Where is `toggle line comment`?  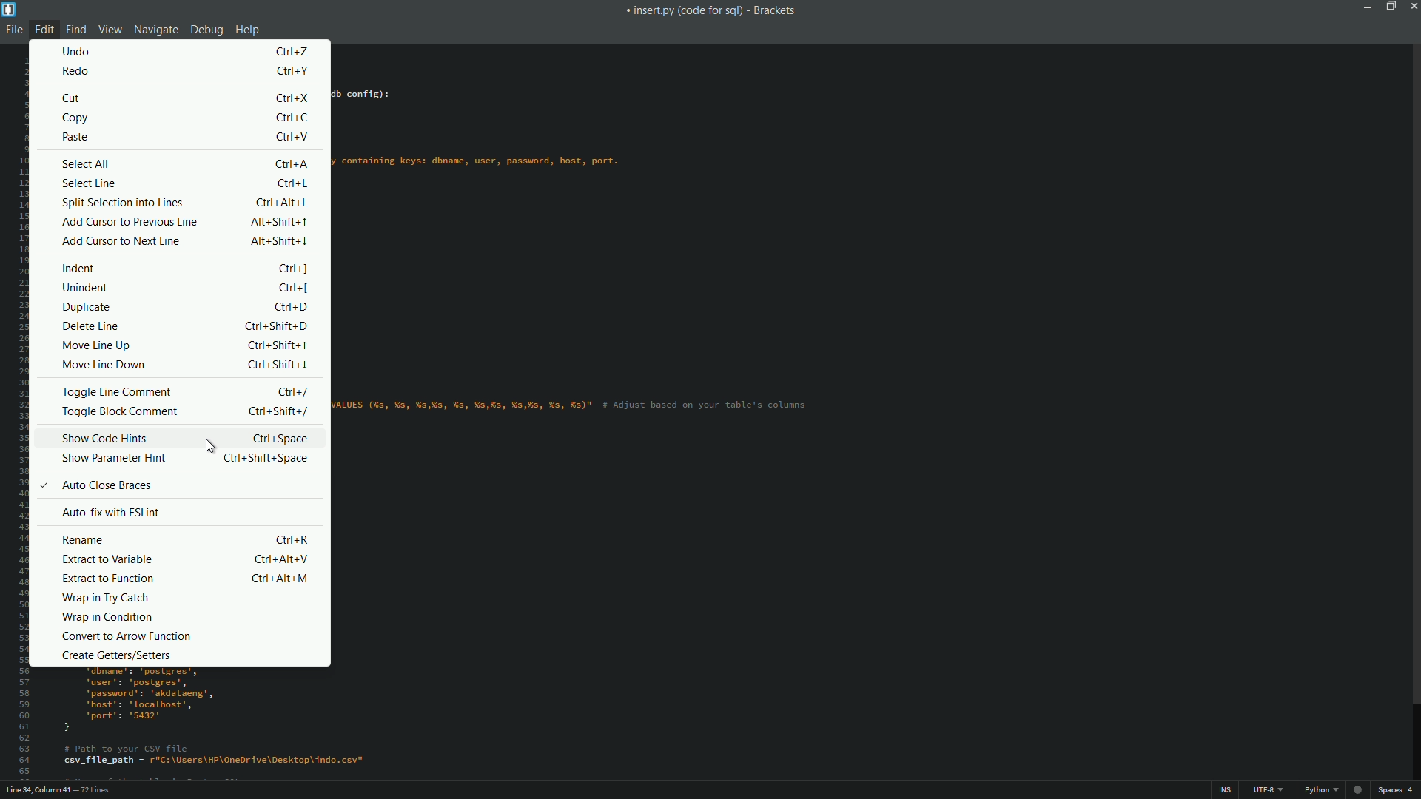
toggle line comment is located at coordinates (117, 391).